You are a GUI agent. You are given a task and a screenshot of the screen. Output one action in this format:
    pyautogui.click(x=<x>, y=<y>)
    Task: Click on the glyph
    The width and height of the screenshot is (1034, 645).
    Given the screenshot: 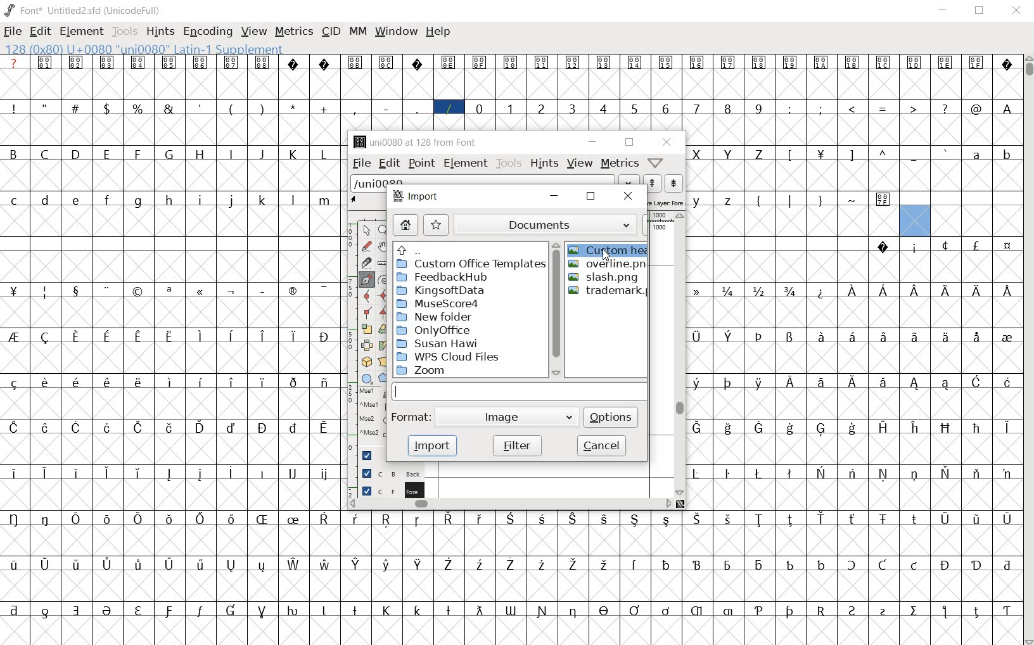 What is the action you would take?
    pyautogui.click(x=1007, y=382)
    